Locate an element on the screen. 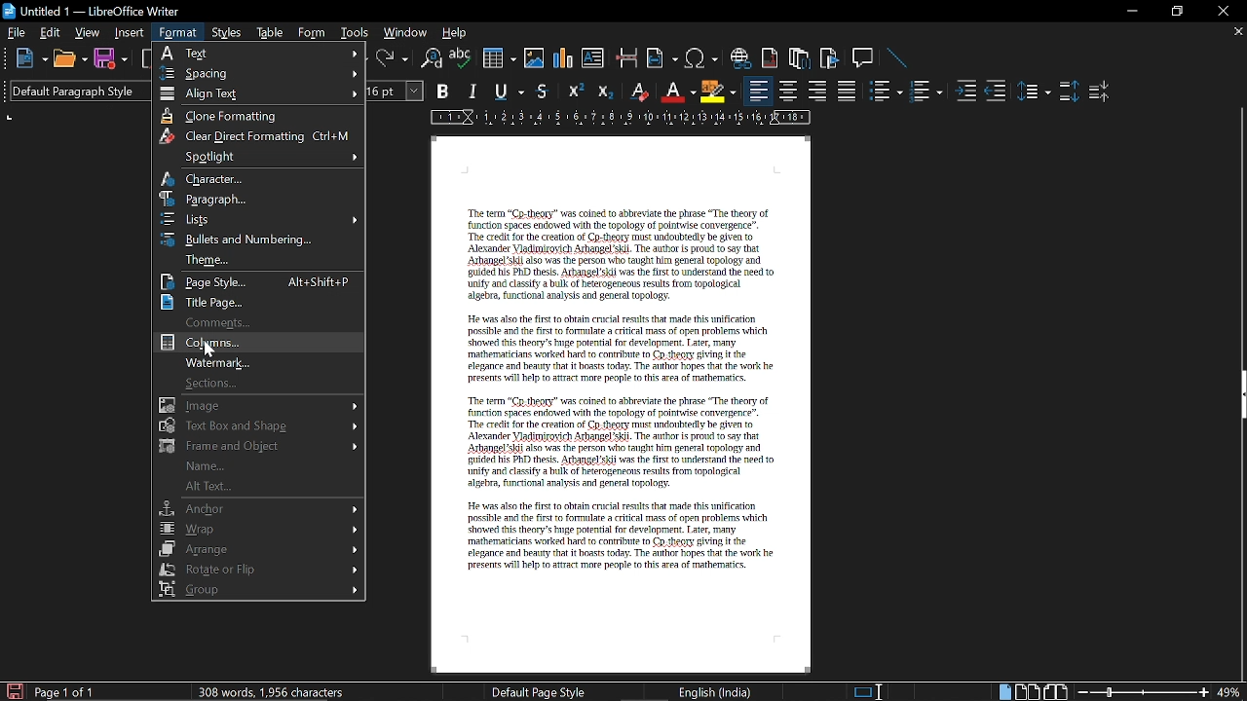  Book view is located at coordinates (1058, 689).